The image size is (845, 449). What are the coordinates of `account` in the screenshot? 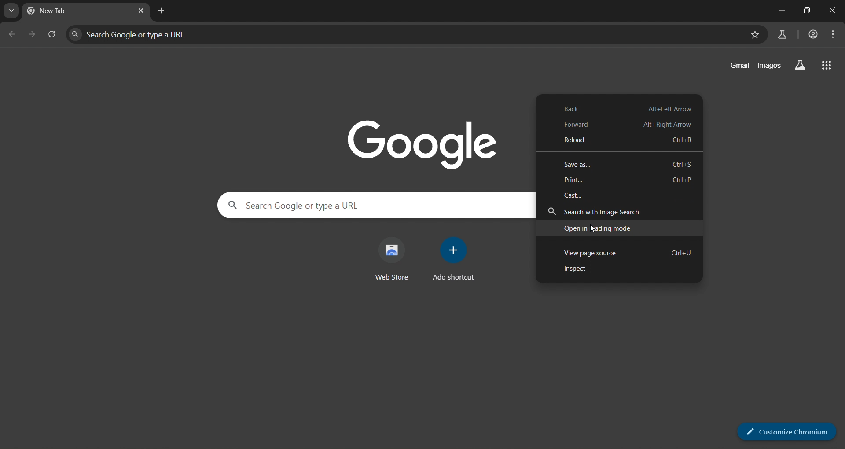 It's located at (811, 35).